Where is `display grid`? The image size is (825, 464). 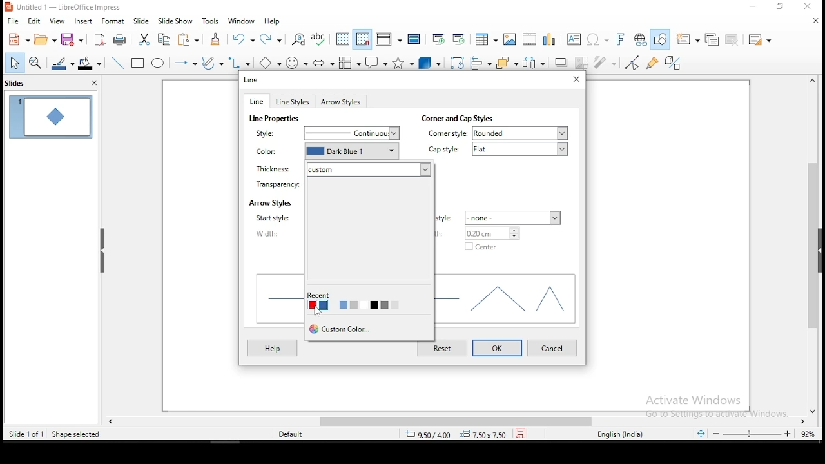
display grid is located at coordinates (343, 39).